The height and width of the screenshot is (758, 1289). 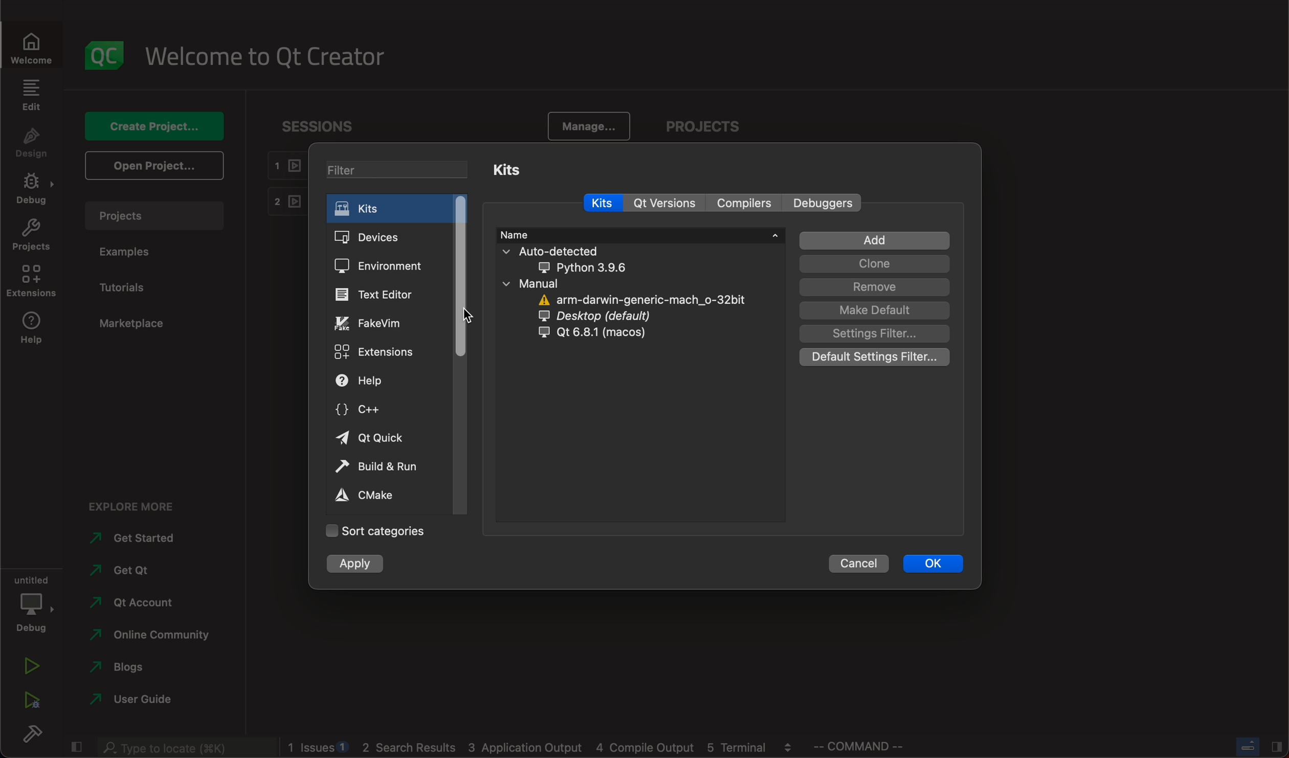 What do you see at coordinates (876, 358) in the screenshot?
I see `default` at bounding box center [876, 358].